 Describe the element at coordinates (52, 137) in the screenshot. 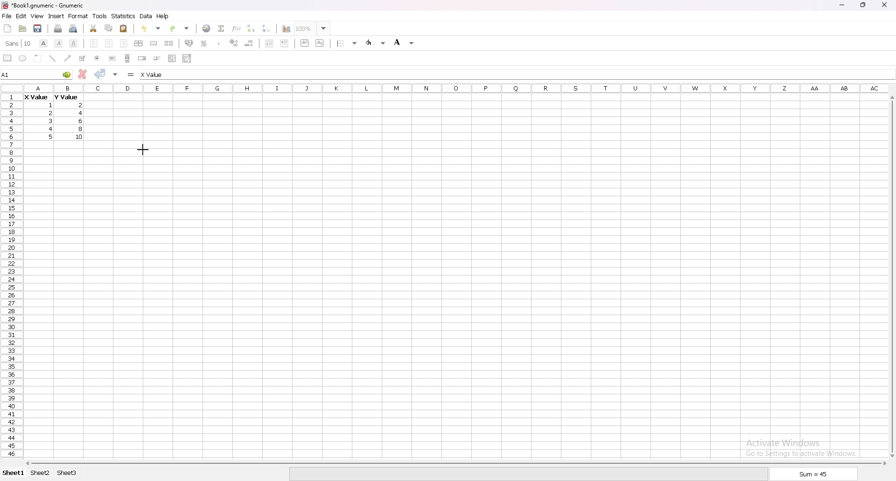

I see `value` at that location.